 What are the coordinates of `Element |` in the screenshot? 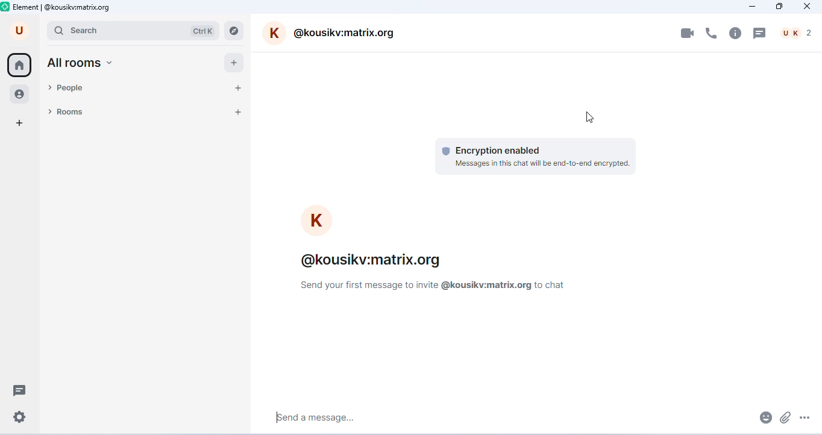 It's located at (22, 7).